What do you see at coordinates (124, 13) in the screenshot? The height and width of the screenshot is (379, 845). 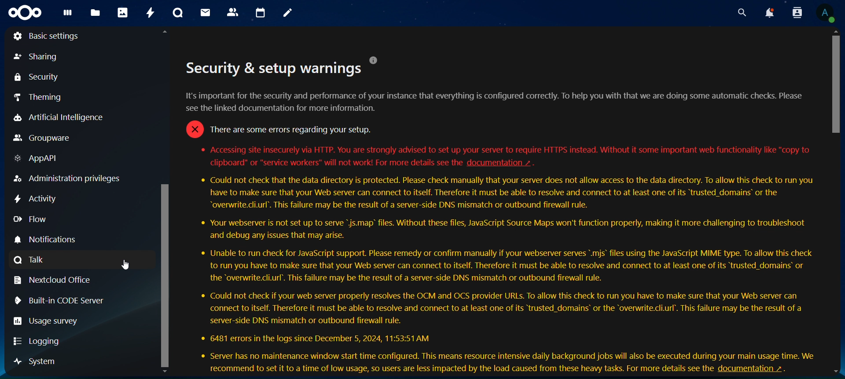 I see `photos` at bounding box center [124, 13].